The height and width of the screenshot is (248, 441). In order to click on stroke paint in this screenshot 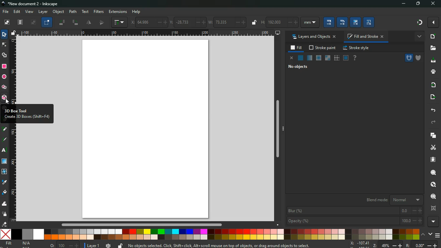, I will do `click(323, 48)`.